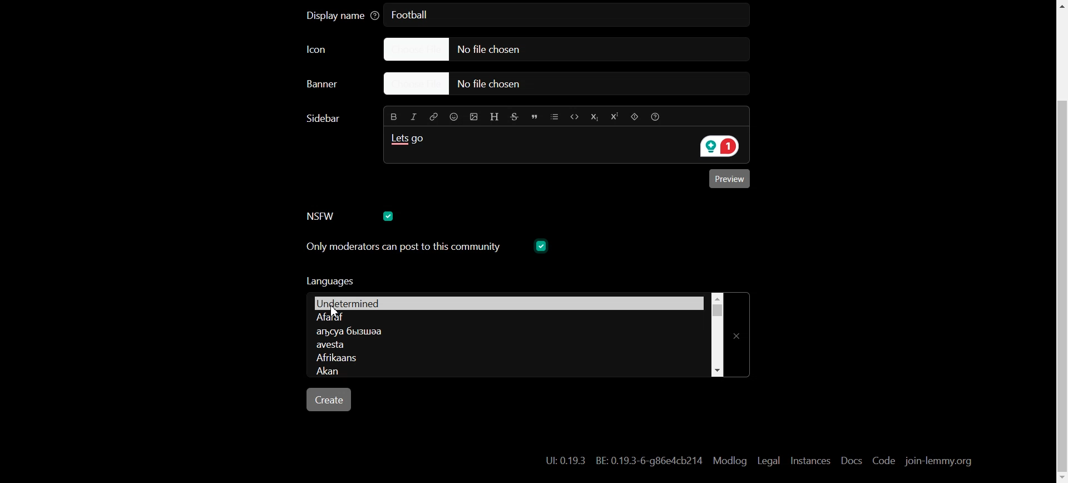  I want to click on Language, so click(506, 358).